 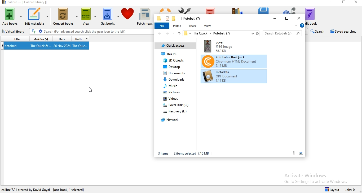 What do you see at coordinates (275, 18) in the screenshot?
I see `minimise` at bounding box center [275, 18].